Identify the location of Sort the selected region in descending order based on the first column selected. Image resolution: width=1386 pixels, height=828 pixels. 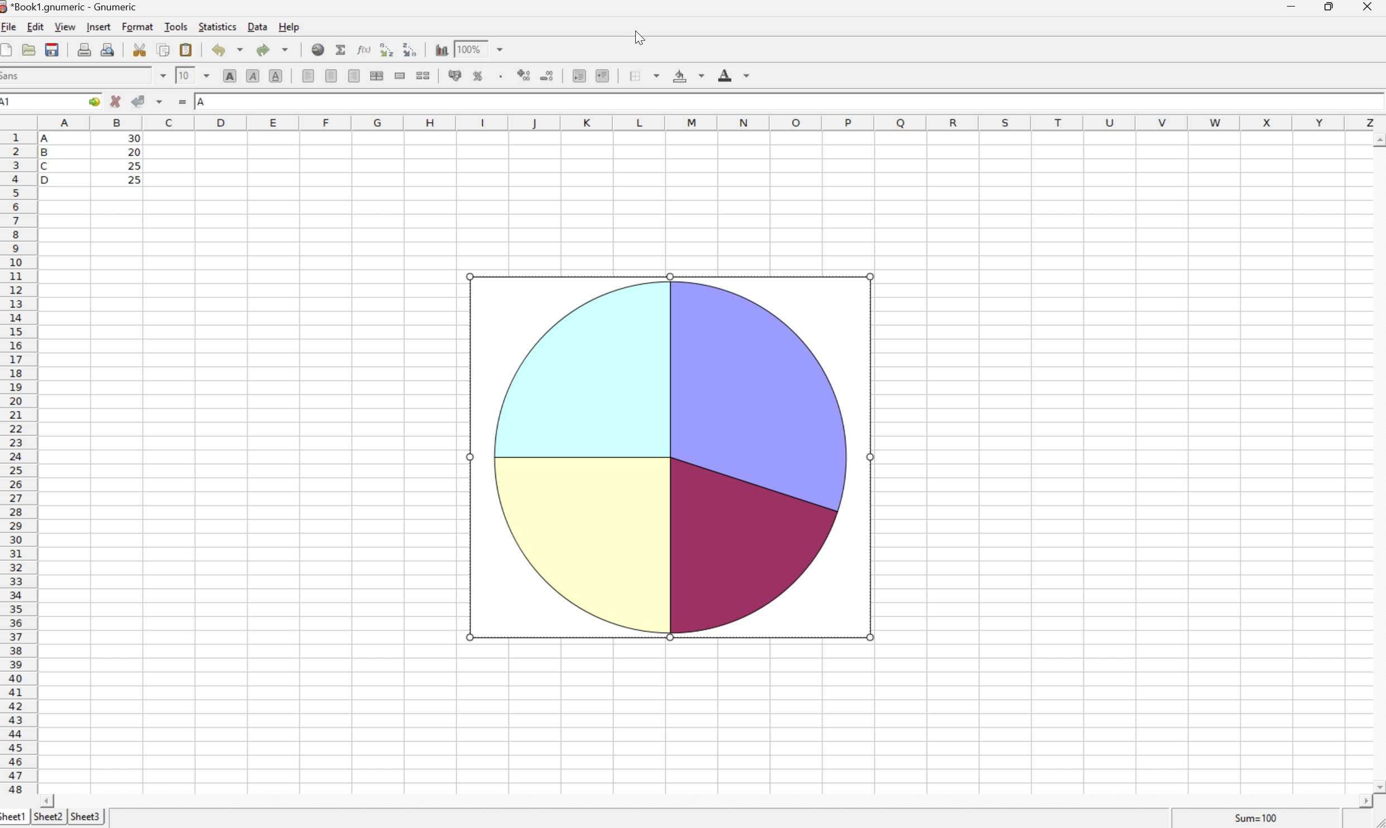
(409, 49).